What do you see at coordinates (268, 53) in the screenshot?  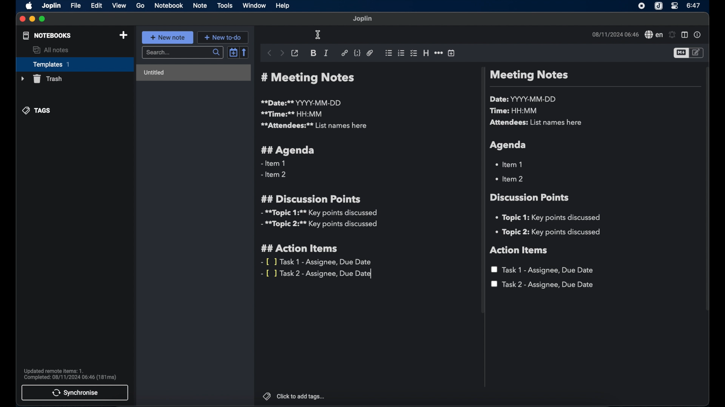 I see `back` at bounding box center [268, 53].